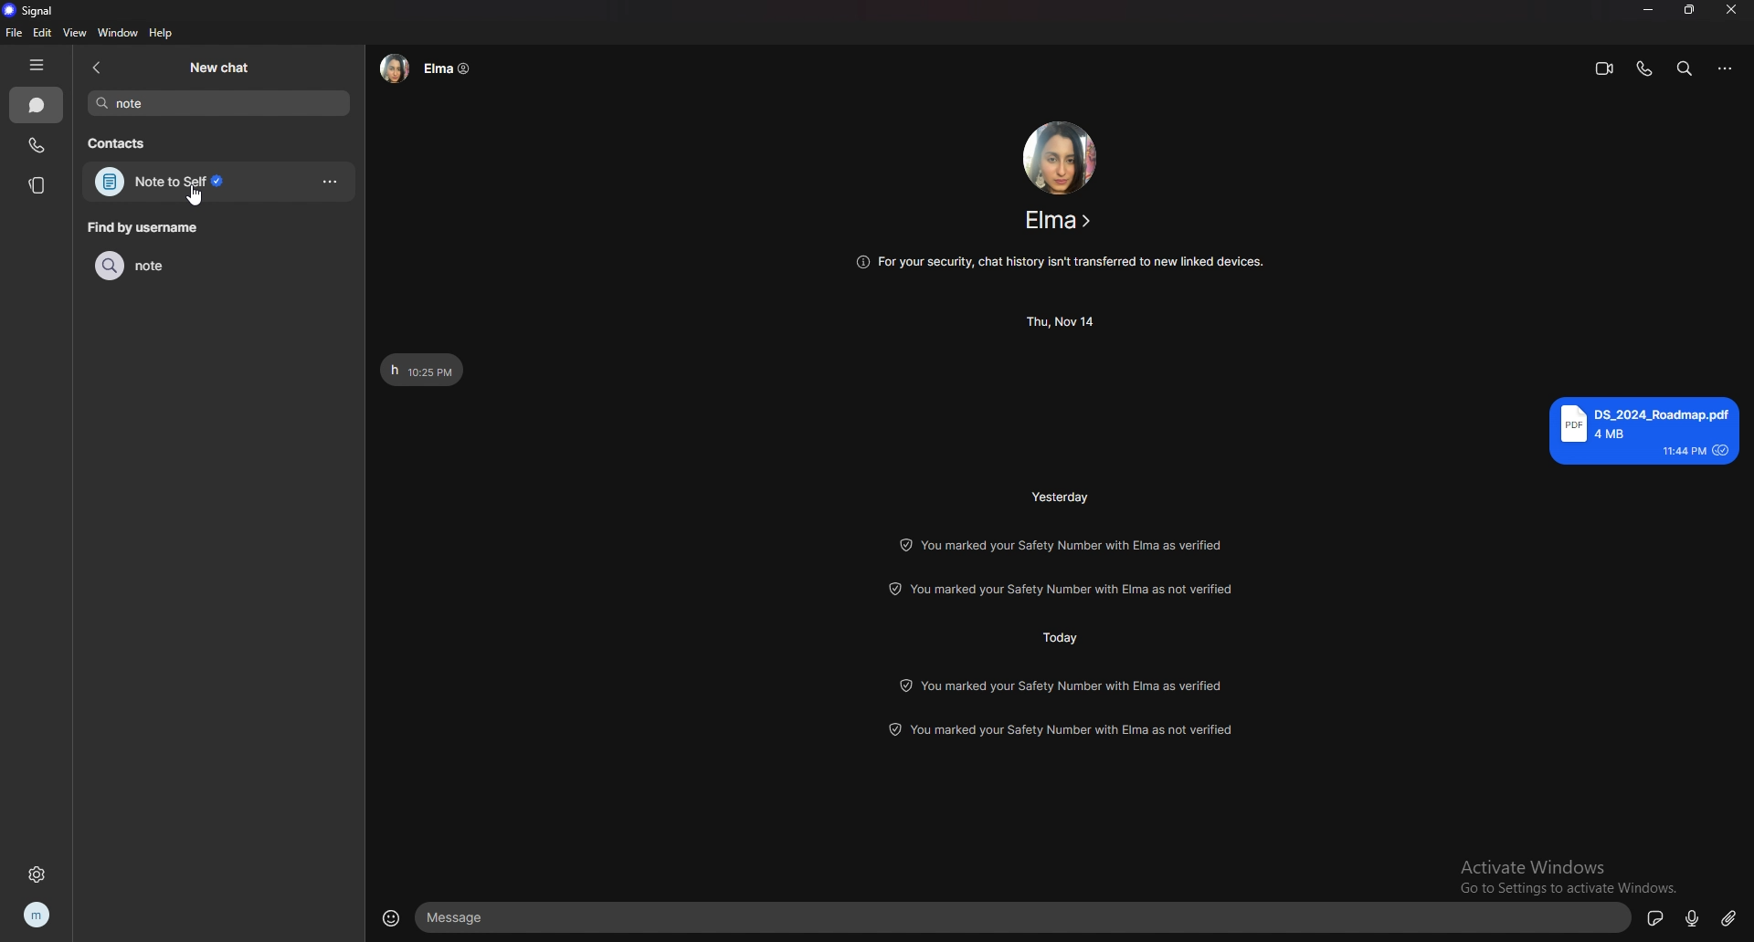 The image size is (1754, 942). I want to click on contact photo, so click(1061, 157).